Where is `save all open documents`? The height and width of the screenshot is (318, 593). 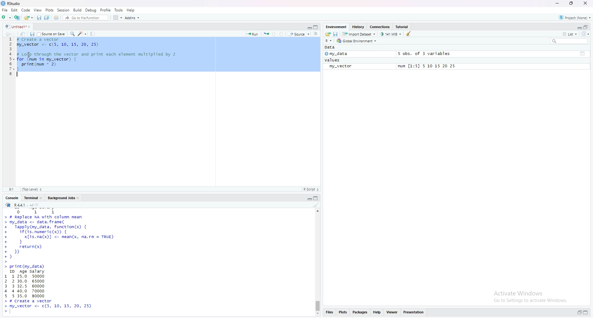 save all open documents is located at coordinates (47, 18).